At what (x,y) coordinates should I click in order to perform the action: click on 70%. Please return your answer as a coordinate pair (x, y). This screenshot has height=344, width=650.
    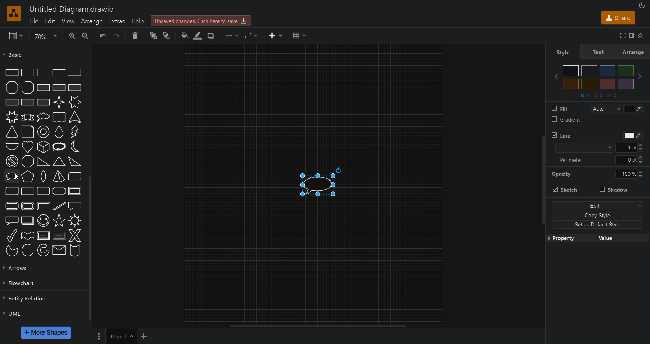
    Looking at the image, I should click on (44, 37).